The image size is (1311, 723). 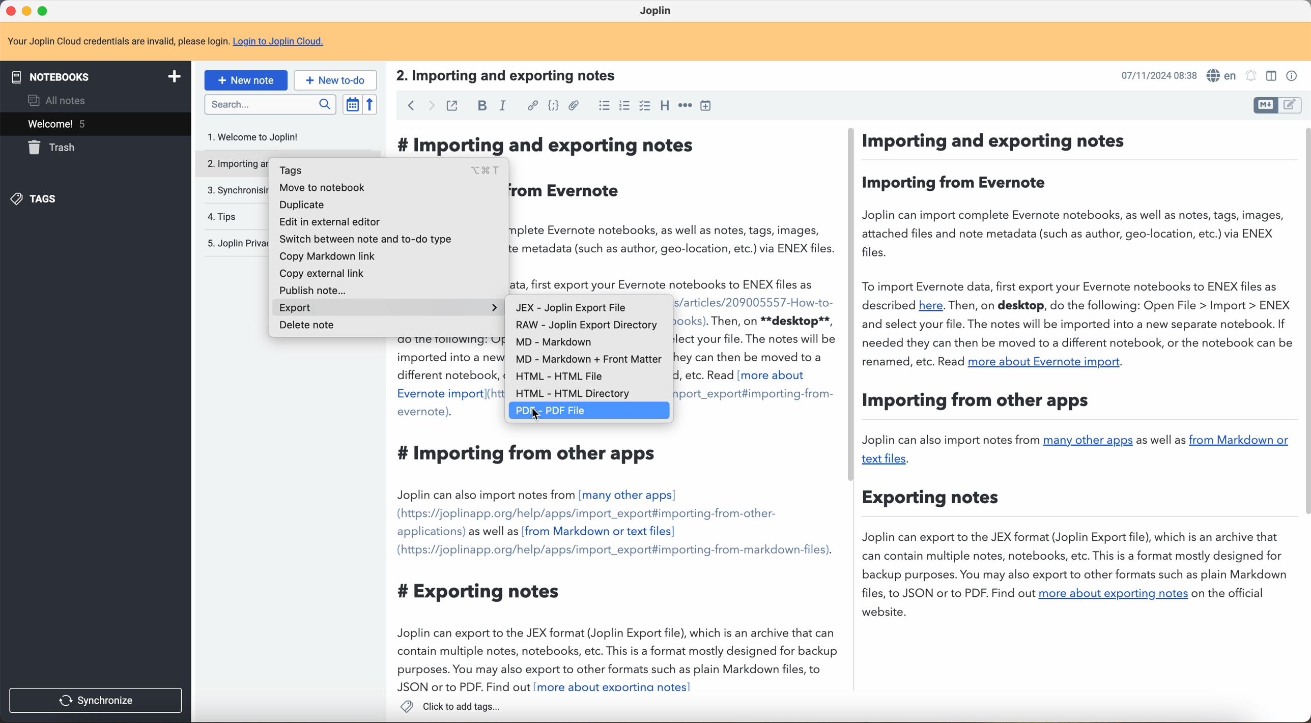 I want to click on copy markdown link, so click(x=329, y=256).